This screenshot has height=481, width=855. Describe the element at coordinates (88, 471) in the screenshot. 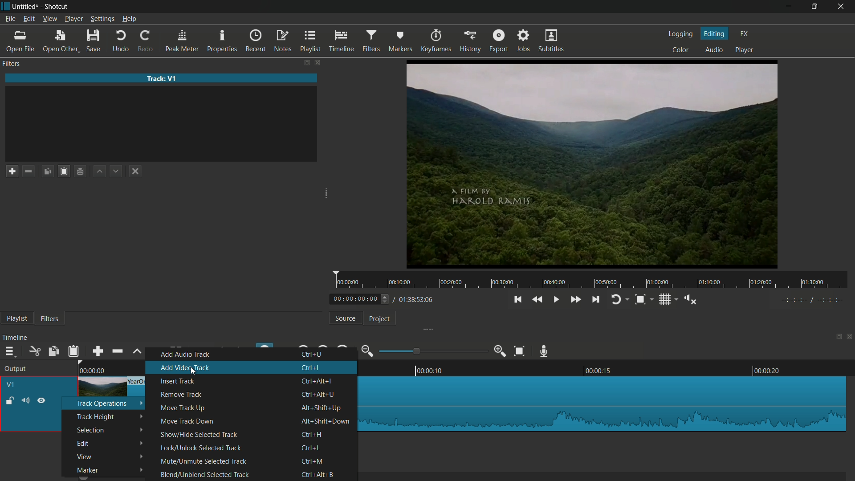

I see `marker` at that location.